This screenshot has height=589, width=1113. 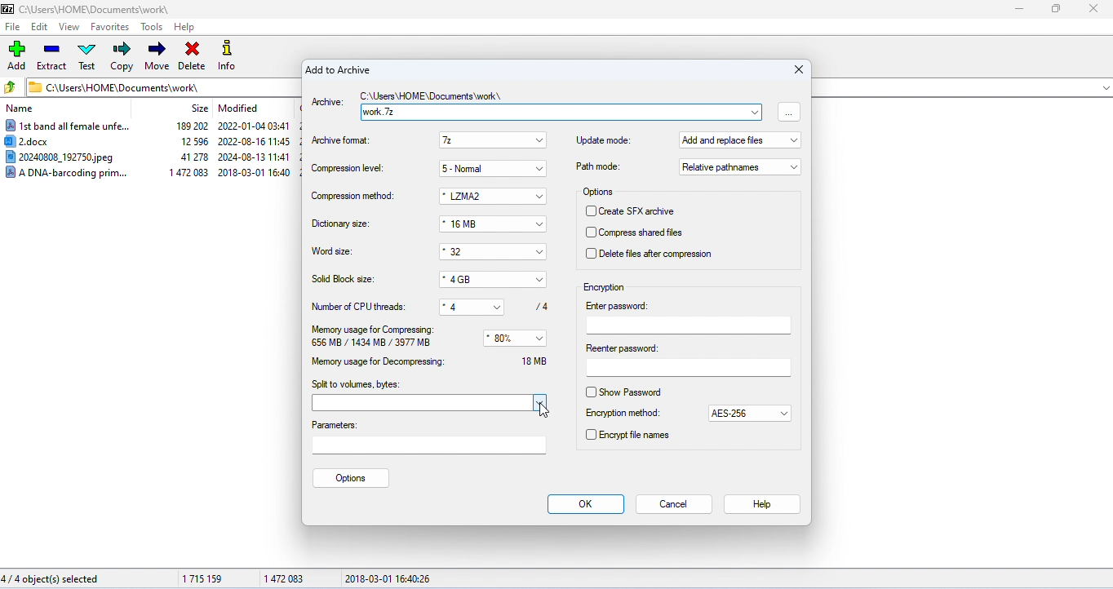 I want to click on minimize, so click(x=1018, y=10).